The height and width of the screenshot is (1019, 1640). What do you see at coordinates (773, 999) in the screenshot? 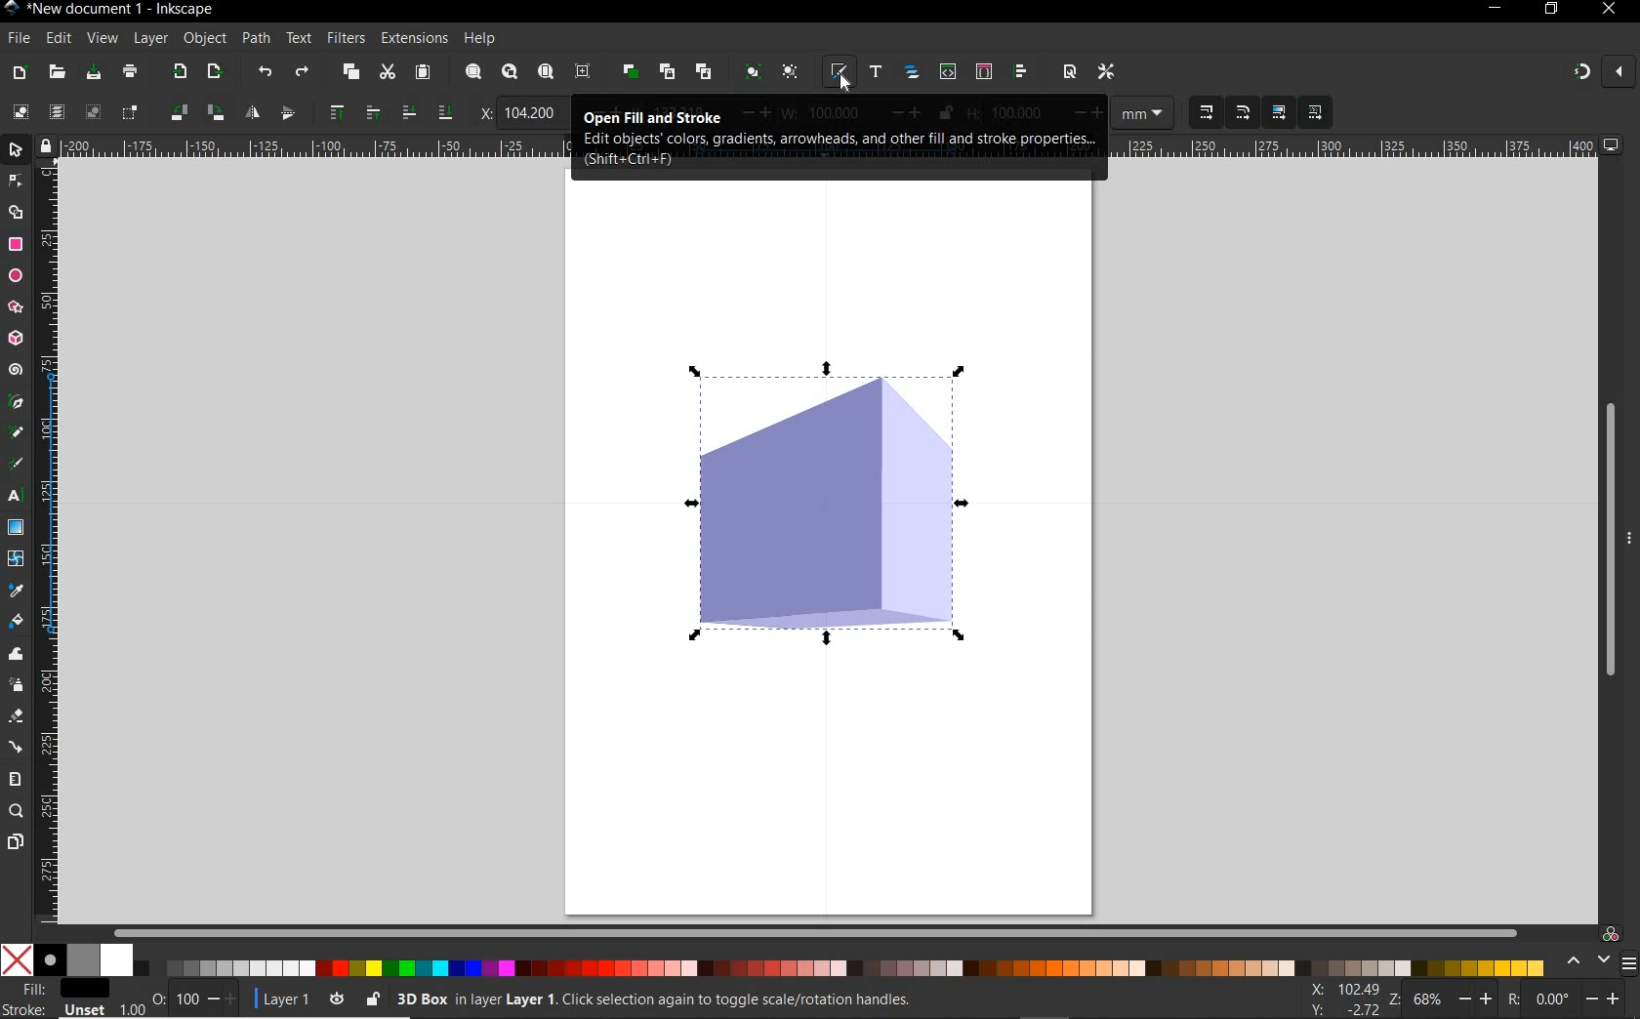
I see `NO OBJECTS SELECTED` at bounding box center [773, 999].